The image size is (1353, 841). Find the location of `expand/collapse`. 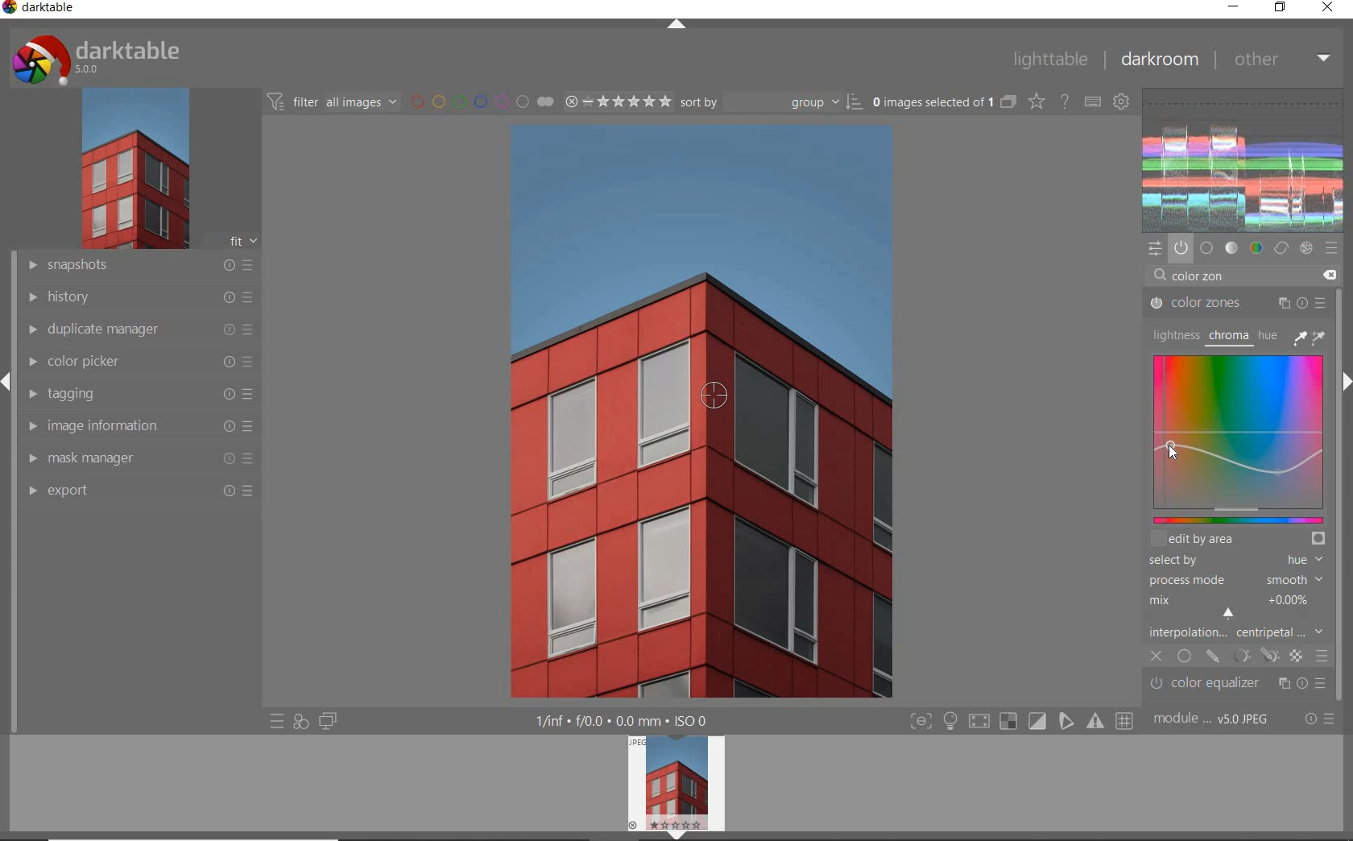

expand/collapse is located at coordinates (8, 379).